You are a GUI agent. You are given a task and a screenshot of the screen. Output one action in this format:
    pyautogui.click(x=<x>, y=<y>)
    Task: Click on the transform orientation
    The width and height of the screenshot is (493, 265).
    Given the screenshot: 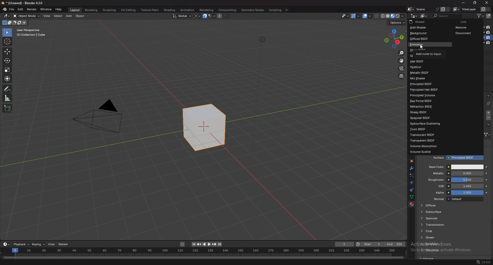 What is the action you would take?
    pyautogui.click(x=182, y=16)
    